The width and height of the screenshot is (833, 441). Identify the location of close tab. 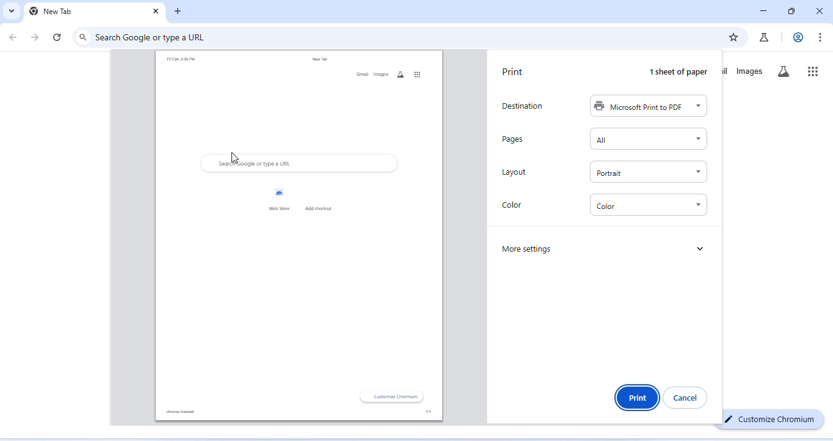
(156, 12).